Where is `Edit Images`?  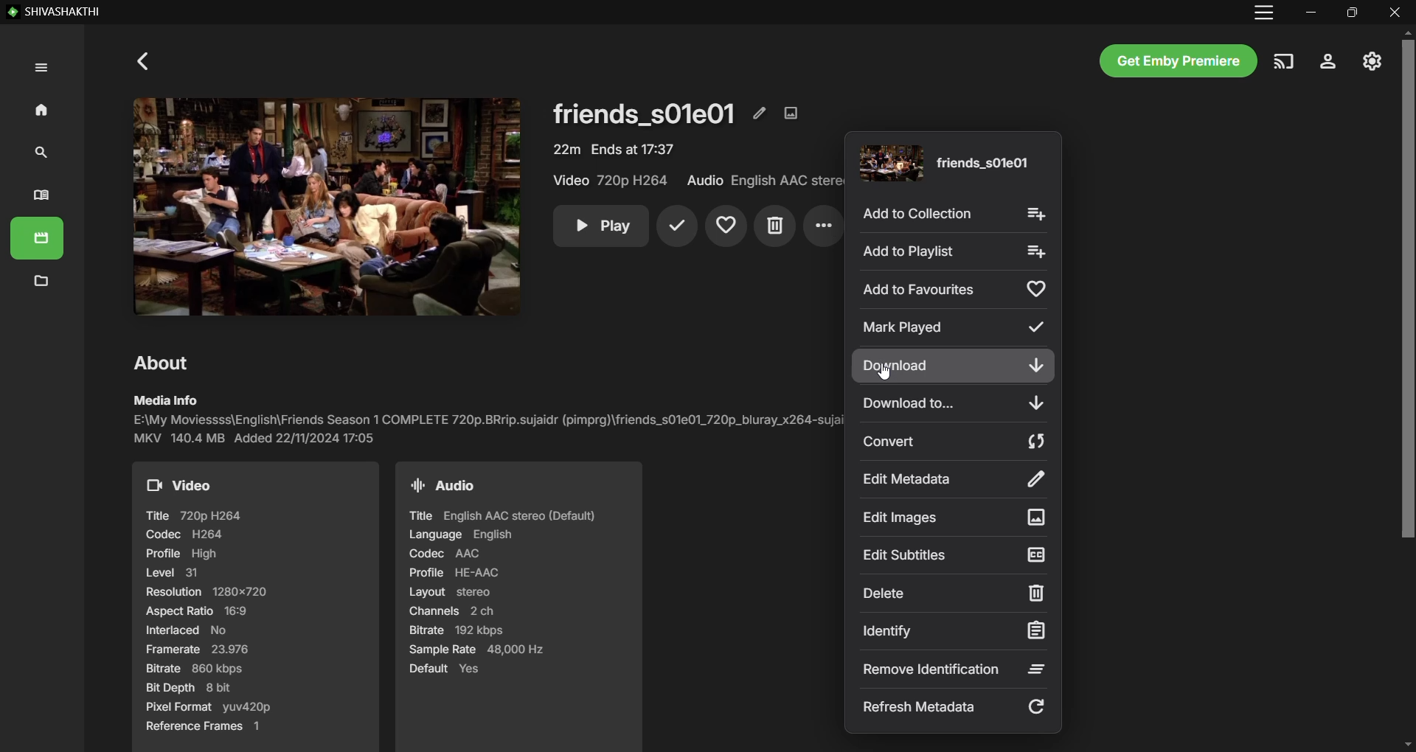 Edit Images is located at coordinates (793, 112).